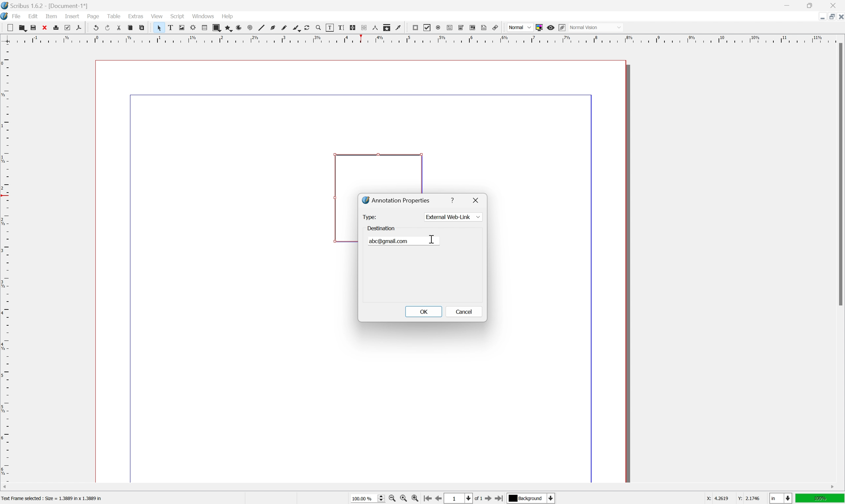 The image size is (845, 504). I want to click on insert, so click(73, 16).